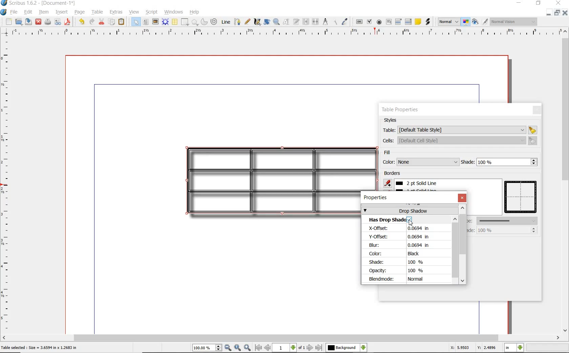 The height and width of the screenshot is (353, 569). I want to click on link annotation, so click(428, 22).